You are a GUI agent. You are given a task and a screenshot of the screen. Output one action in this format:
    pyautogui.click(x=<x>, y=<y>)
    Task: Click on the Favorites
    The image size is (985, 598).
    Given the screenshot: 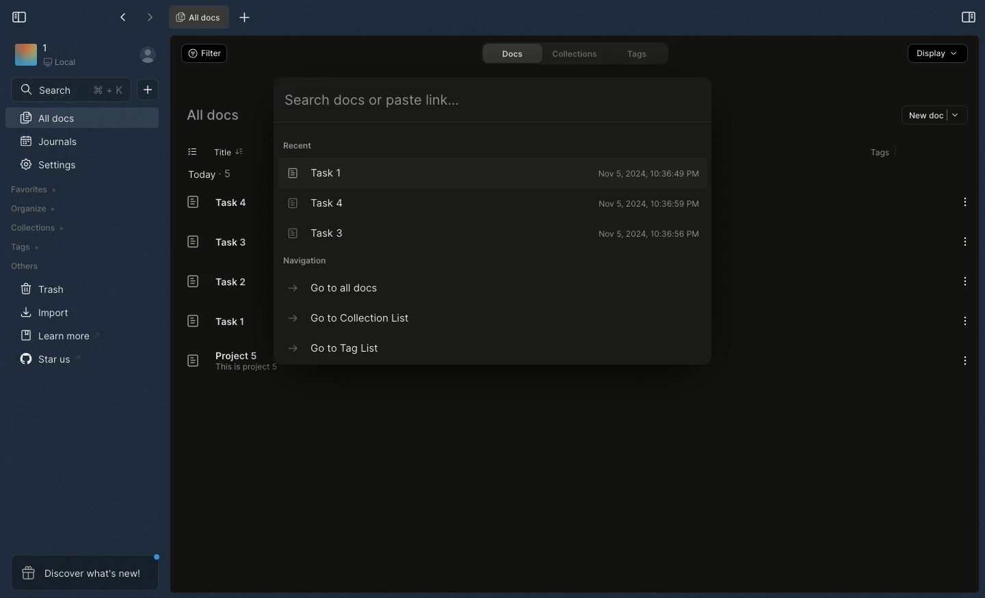 What is the action you would take?
    pyautogui.click(x=30, y=190)
    